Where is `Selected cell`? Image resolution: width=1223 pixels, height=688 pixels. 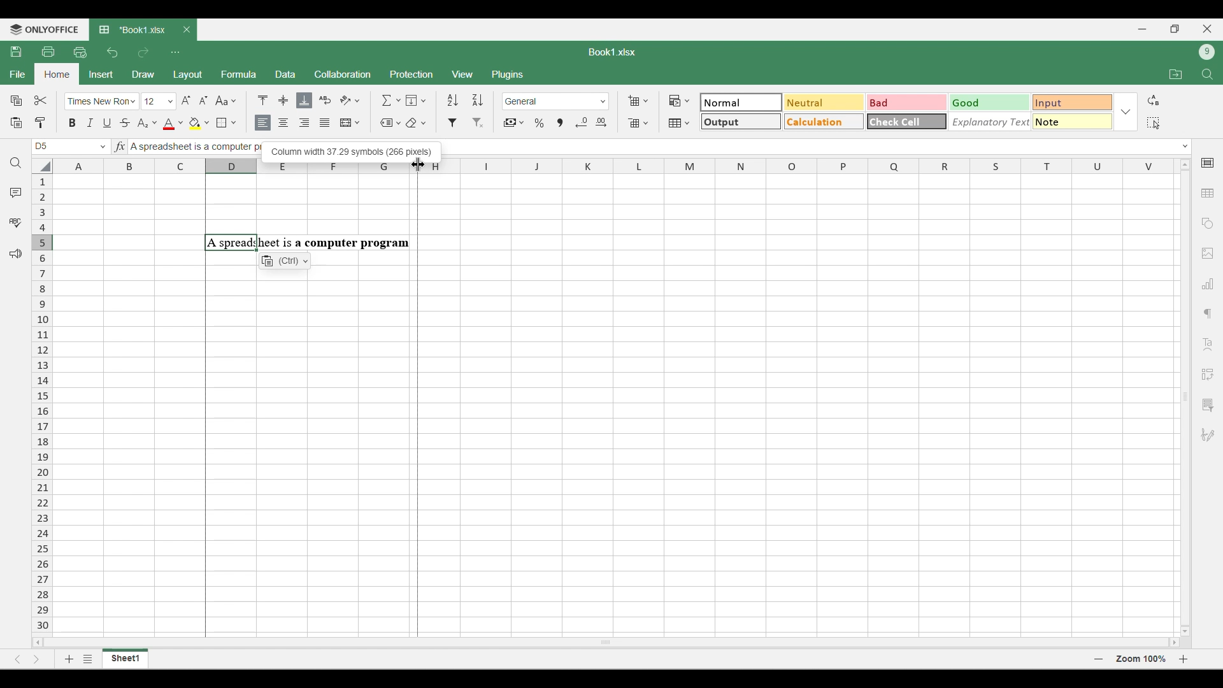 Selected cell is located at coordinates (41, 147).